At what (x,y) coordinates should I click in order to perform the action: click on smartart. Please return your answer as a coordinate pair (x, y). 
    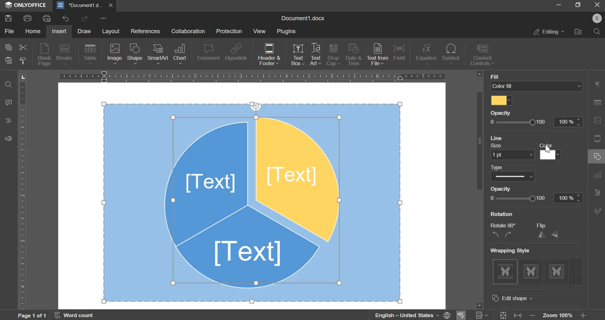
    Looking at the image, I should click on (158, 54).